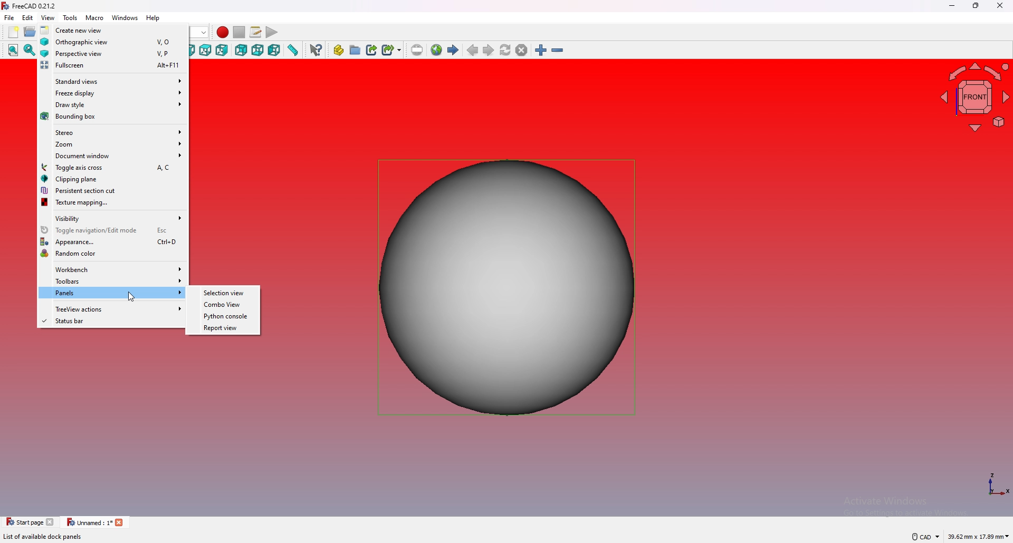 Image resolution: width=1013 pixels, height=543 pixels. I want to click on toggle axis cross, so click(113, 167).